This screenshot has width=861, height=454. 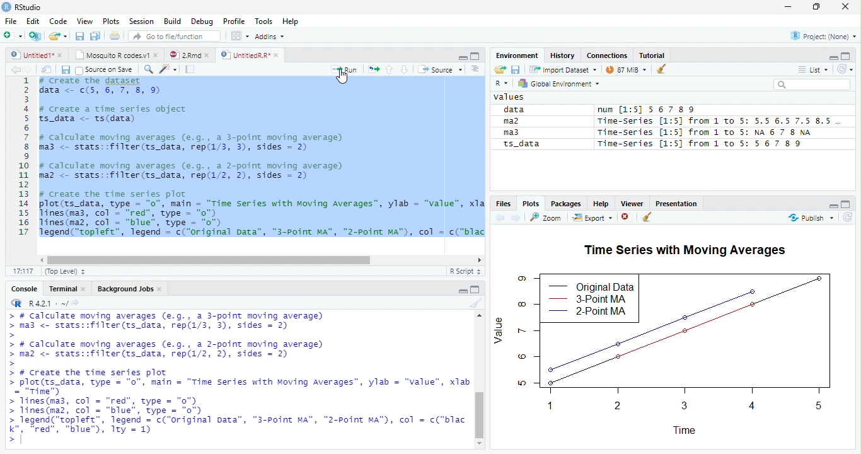 I want to click on Edit, so click(x=33, y=21).